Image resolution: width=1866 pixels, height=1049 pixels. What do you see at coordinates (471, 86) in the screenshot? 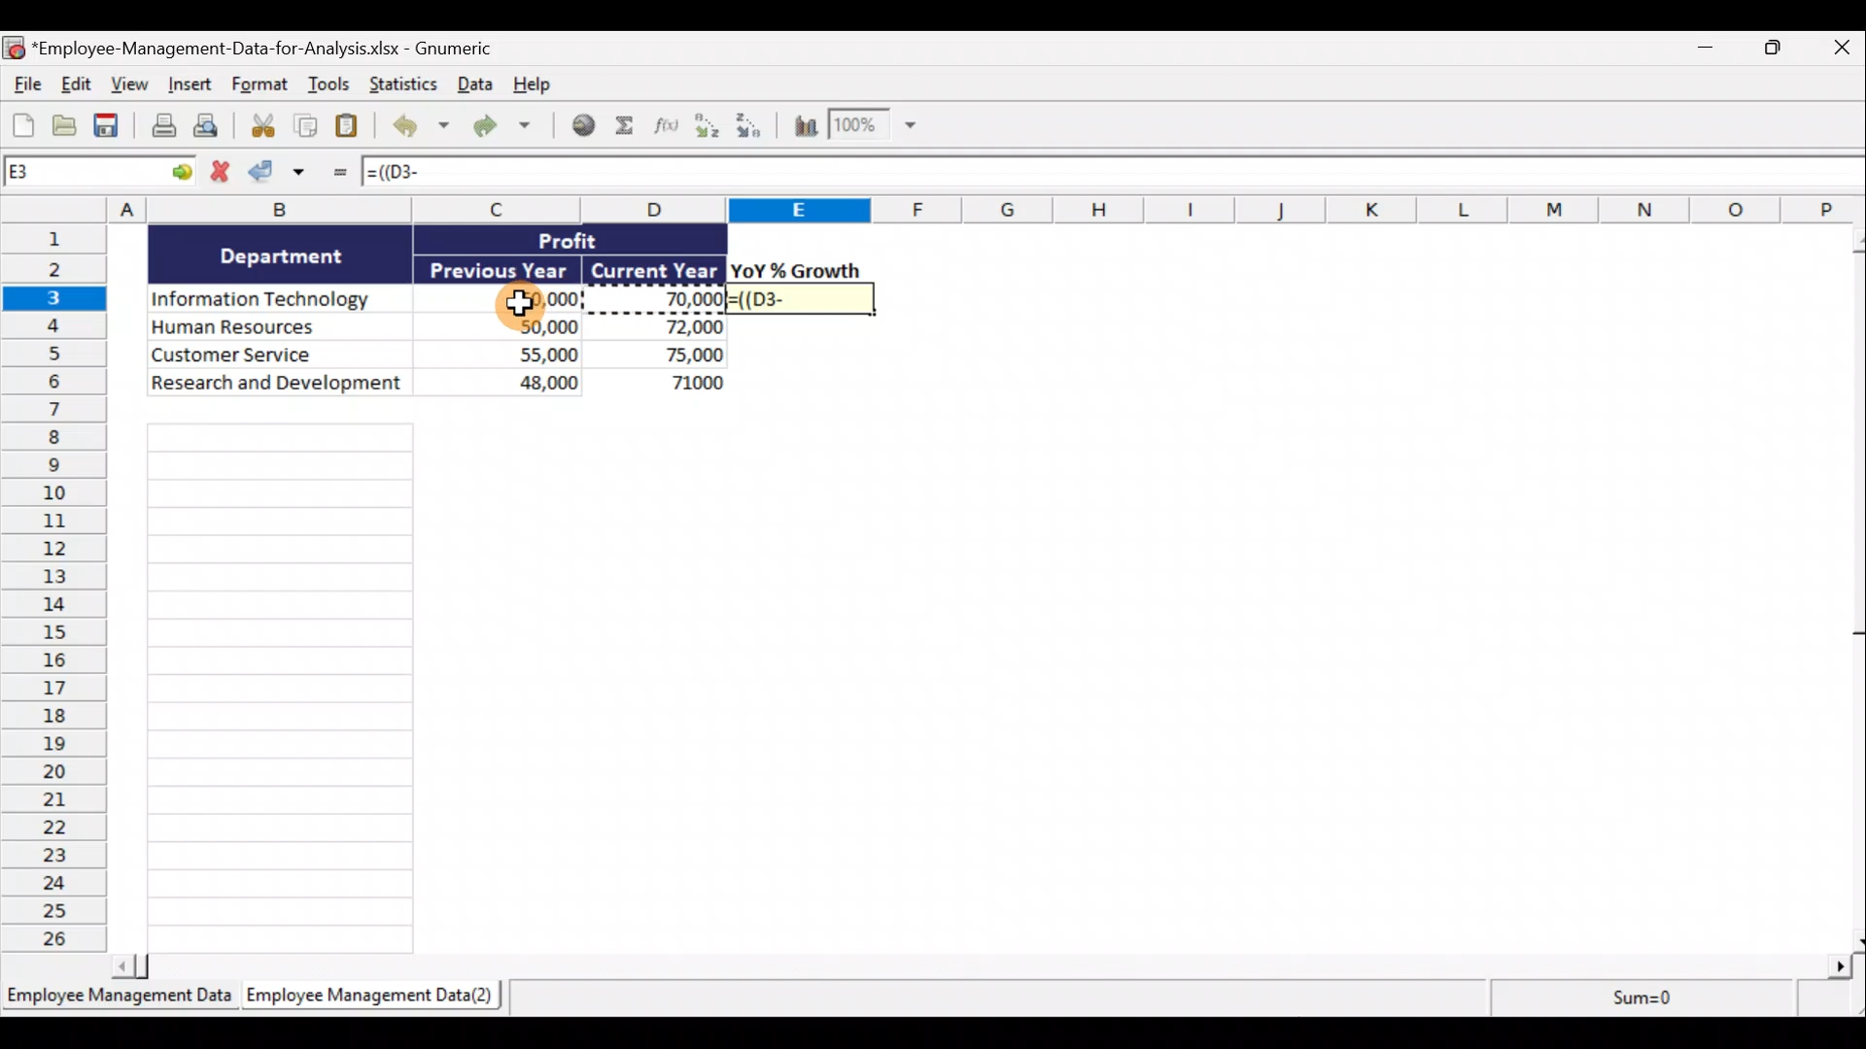
I see `Data` at bounding box center [471, 86].